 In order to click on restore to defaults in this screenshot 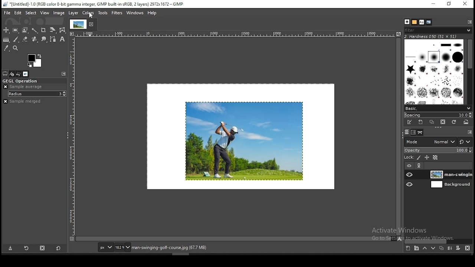, I will do `click(58, 248)`.